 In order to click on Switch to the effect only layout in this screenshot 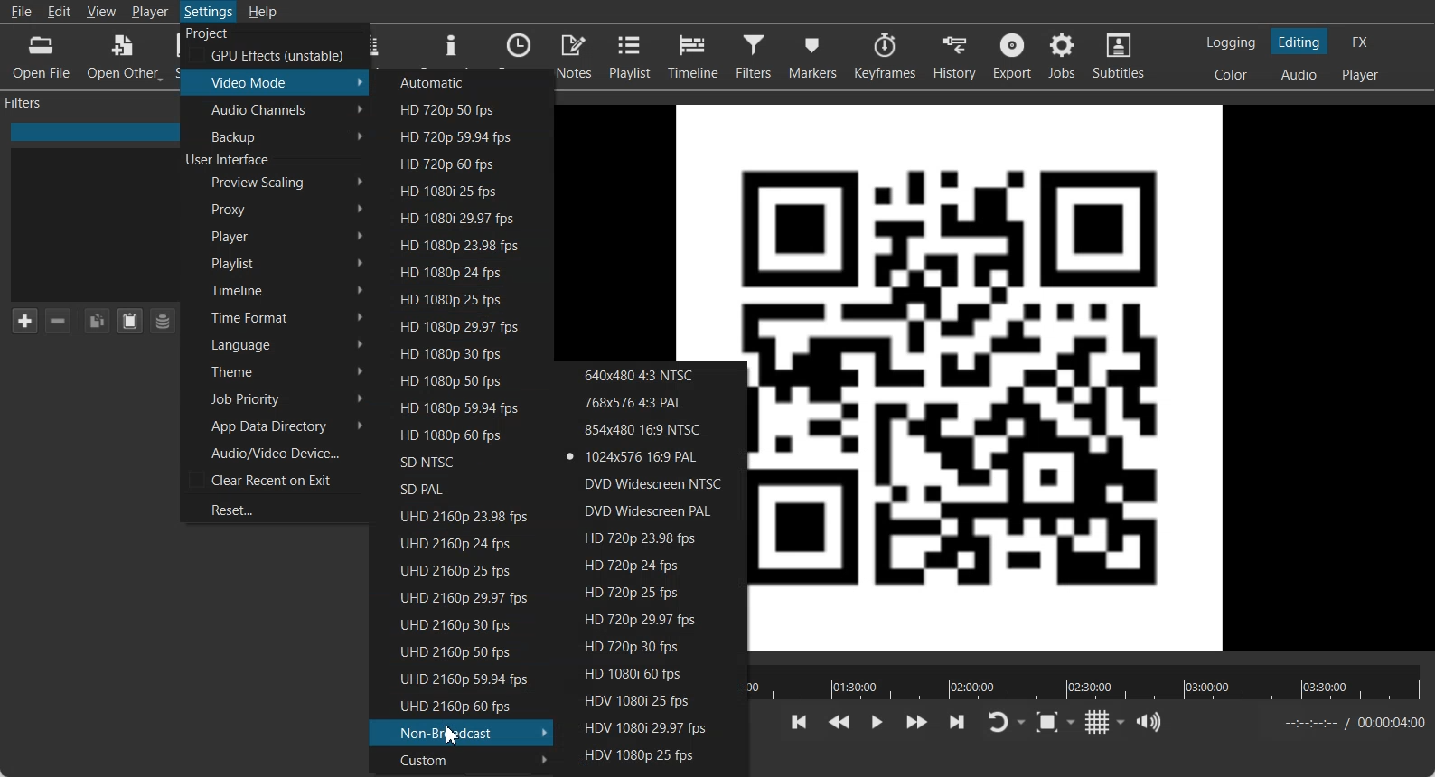, I will do `click(1363, 42)`.